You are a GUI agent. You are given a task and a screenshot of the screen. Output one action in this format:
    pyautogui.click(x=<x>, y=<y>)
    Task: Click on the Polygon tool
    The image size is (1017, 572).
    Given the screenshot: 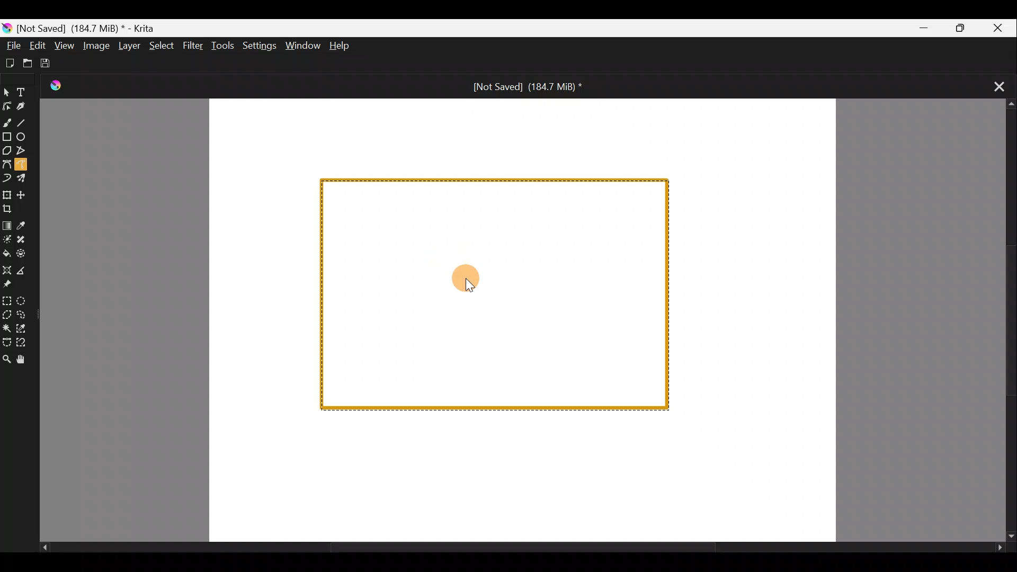 What is the action you would take?
    pyautogui.click(x=6, y=150)
    